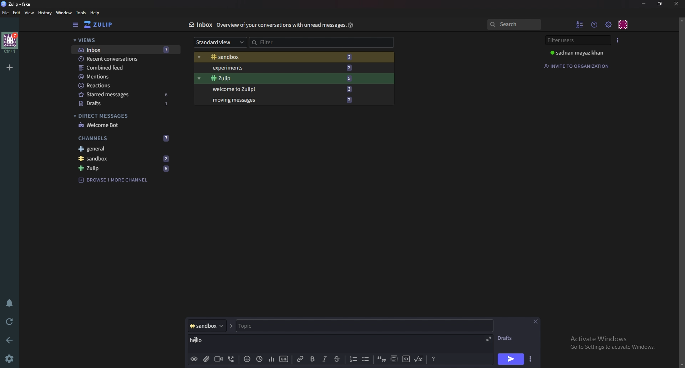 The width and height of the screenshot is (685, 368). I want to click on link, so click(301, 359).